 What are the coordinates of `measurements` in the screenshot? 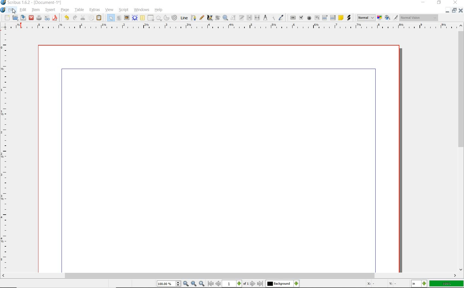 It's located at (265, 18).